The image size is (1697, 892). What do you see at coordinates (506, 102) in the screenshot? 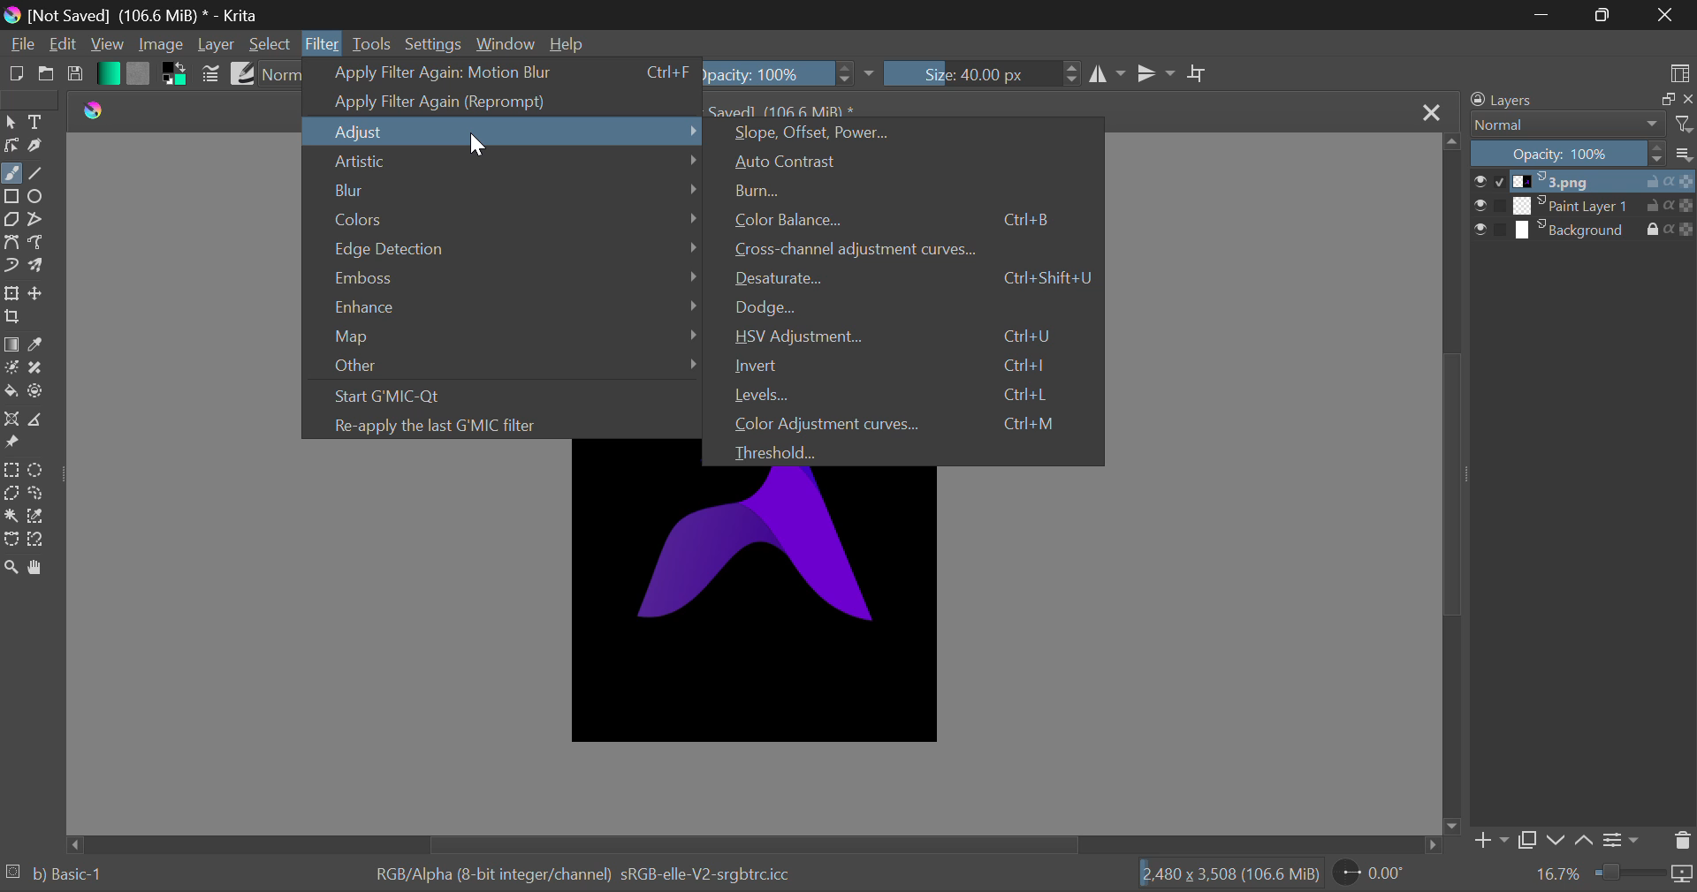
I see `Apply Filter Again` at bounding box center [506, 102].